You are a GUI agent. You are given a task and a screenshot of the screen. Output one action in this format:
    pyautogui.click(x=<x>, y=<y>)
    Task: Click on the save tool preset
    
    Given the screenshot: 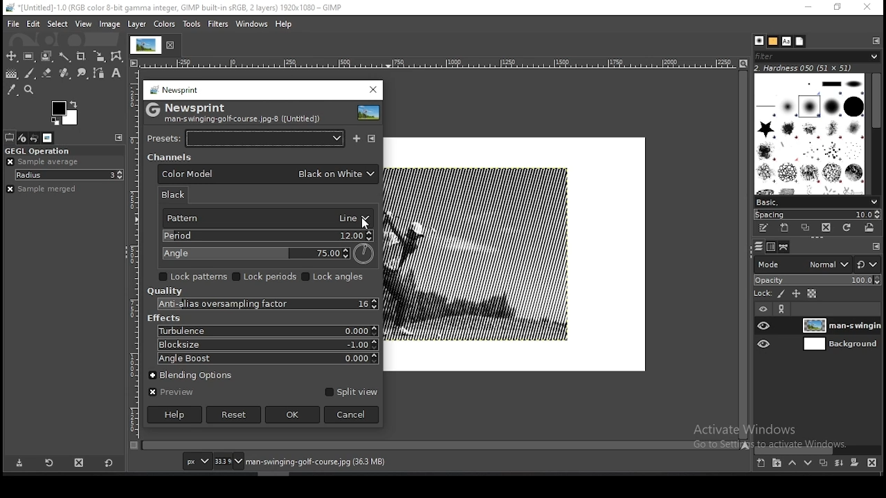 What is the action you would take?
    pyautogui.click(x=20, y=463)
    